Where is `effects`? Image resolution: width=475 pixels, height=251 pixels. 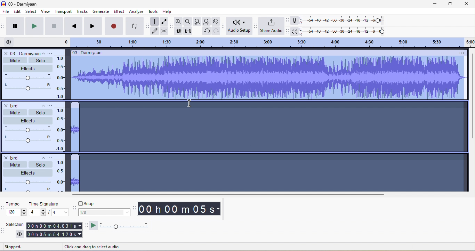
effects is located at coordinates (28, 172).